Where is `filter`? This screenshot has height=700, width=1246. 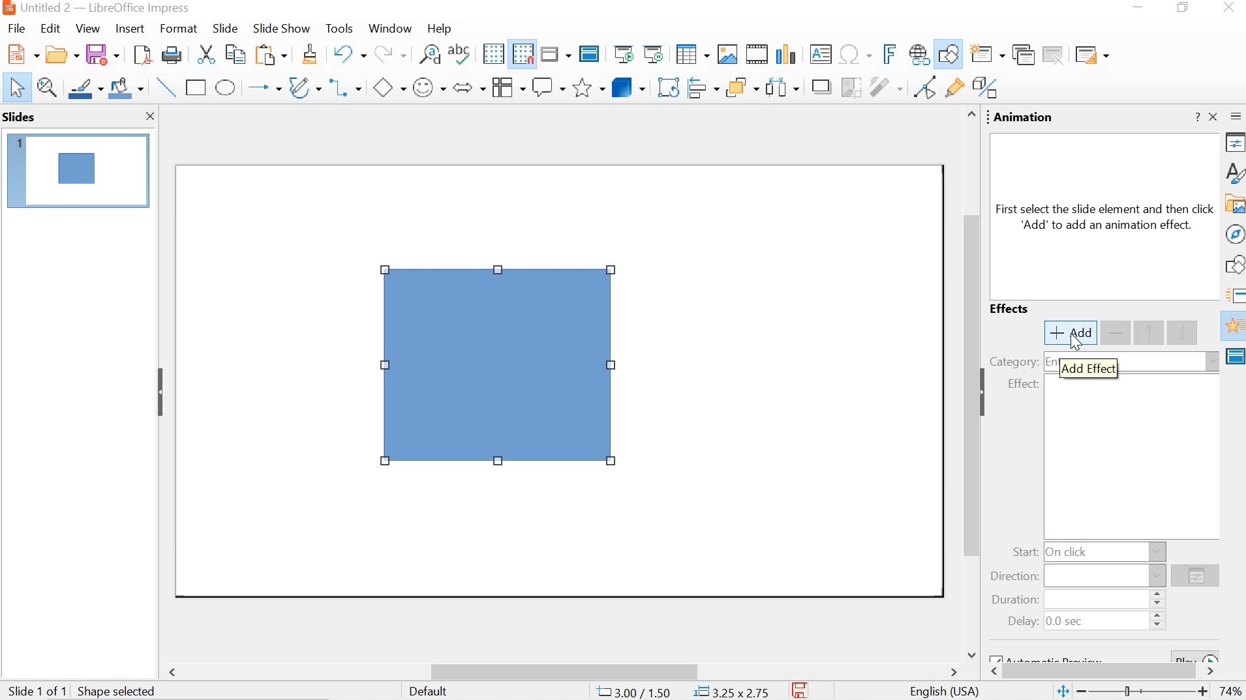 filter is located at coordinates (885, 85).